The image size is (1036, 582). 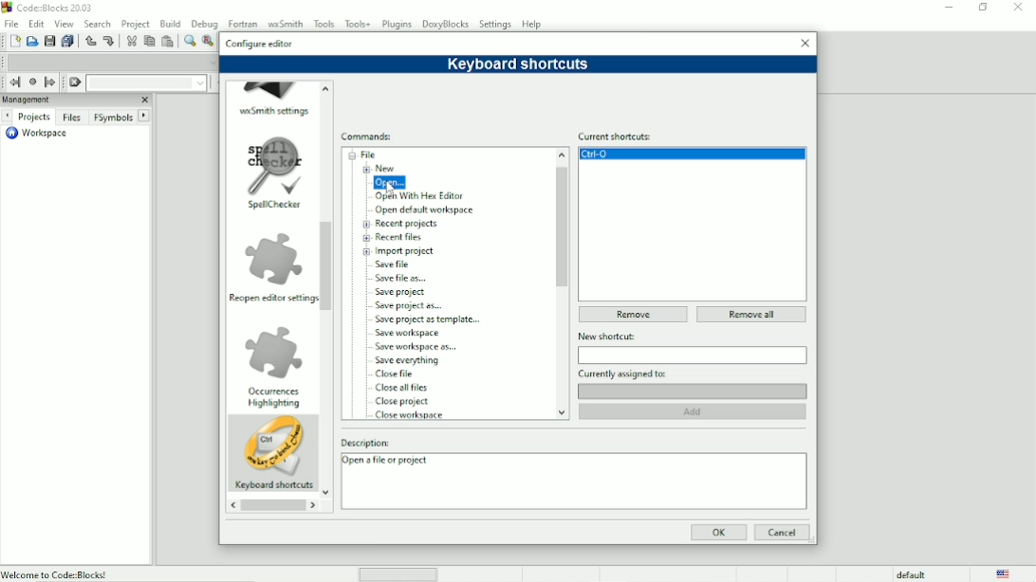 I want to click on Cut, so click(x=131, y=42).